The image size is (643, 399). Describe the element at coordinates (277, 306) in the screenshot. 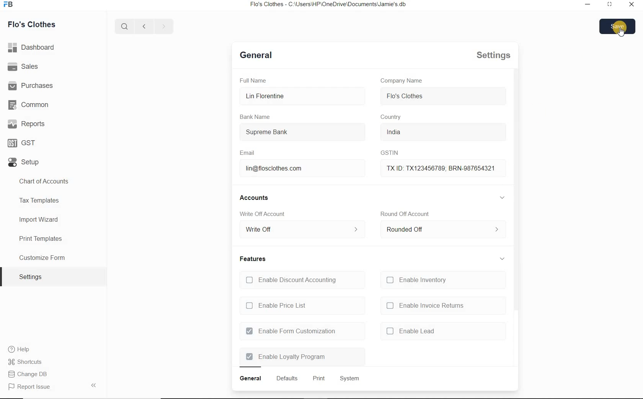

I see `Enable Price List` at that location.